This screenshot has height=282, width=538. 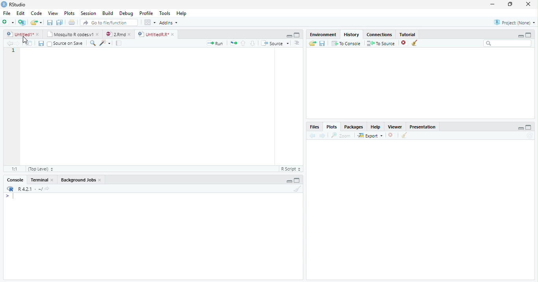 I want to click on View, so click(x=53, y=13).